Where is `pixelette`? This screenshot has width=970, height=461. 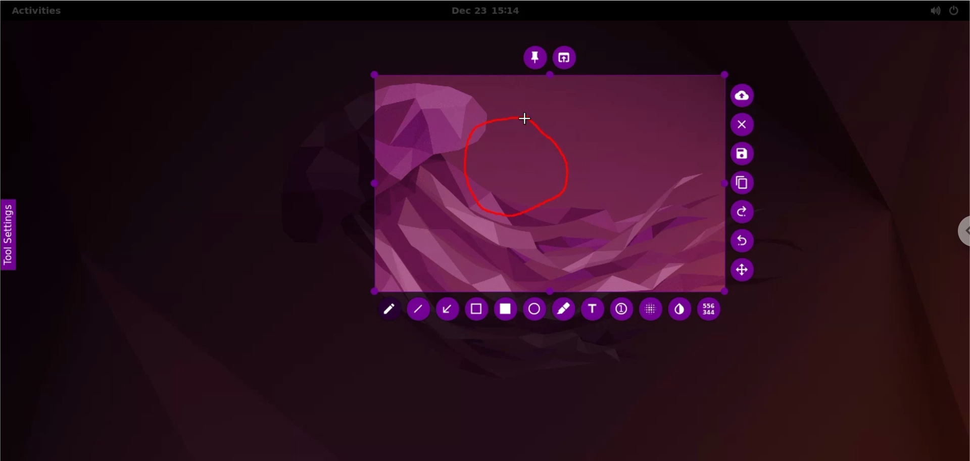
pixelette is located at coordinates (651, 310).